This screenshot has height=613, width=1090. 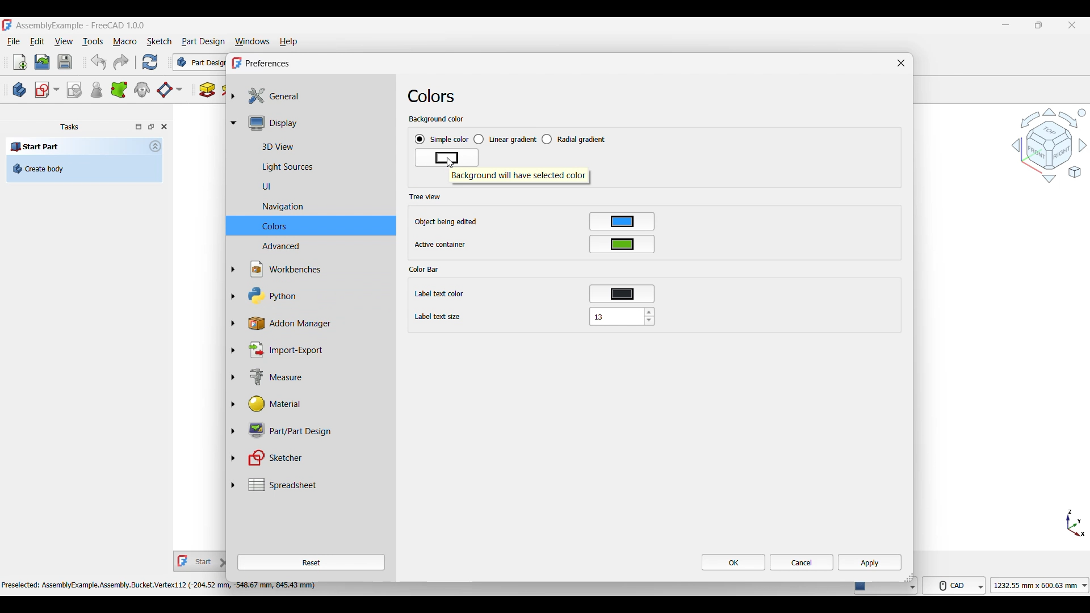 I want to click on Tasks, so click(x=69, y=127).